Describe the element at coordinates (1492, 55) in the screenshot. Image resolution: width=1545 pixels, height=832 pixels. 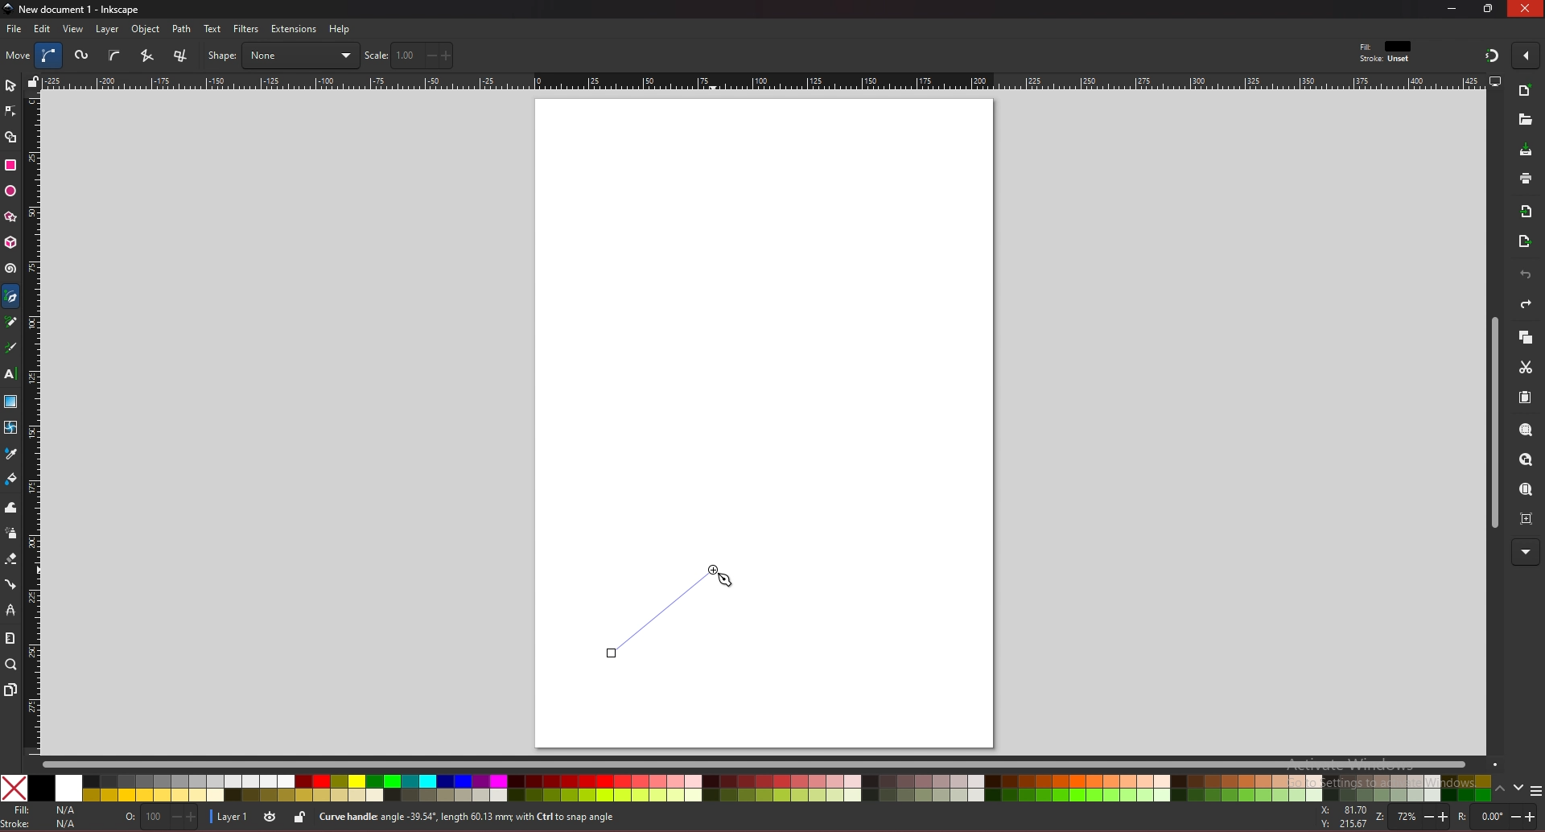
I see `snapping` at that location.